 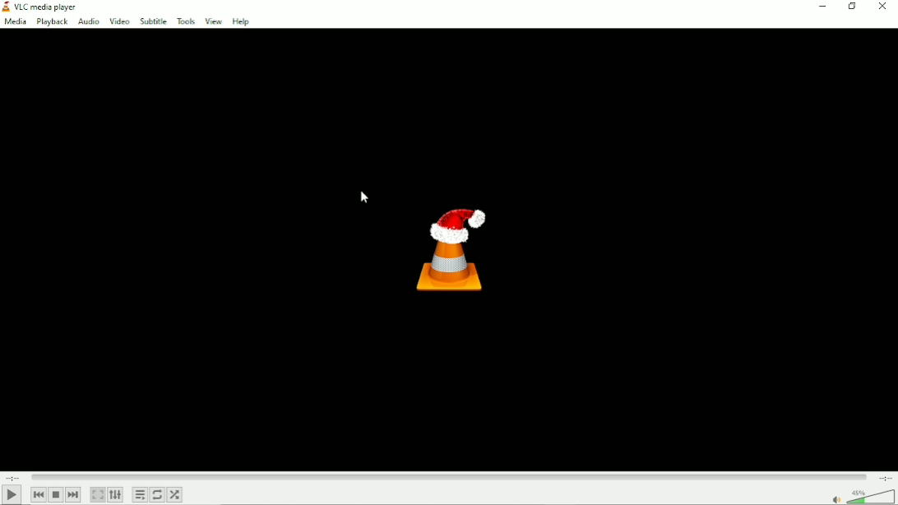 I want to click on Cursor, so click(x=366, y=198).